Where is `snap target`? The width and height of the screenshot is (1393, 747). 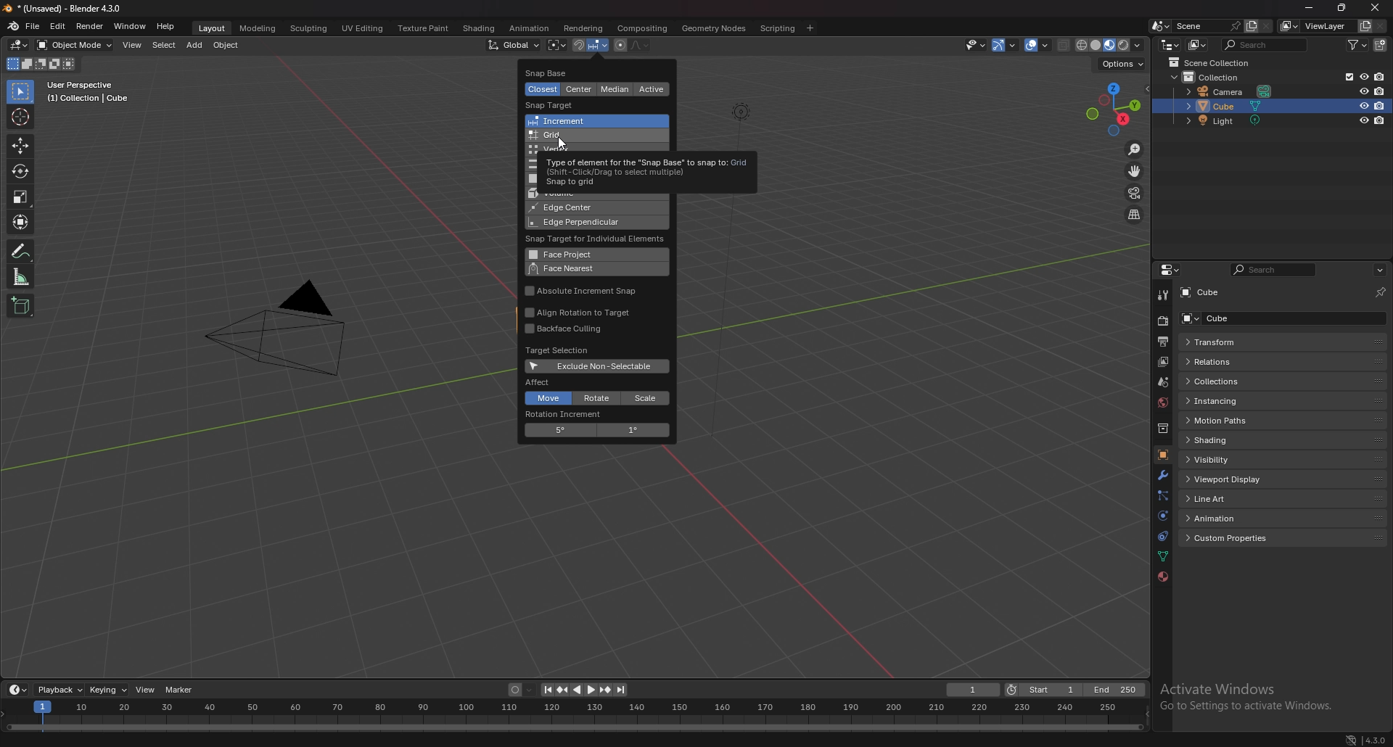 snap target is located at coordinates (555, 105).